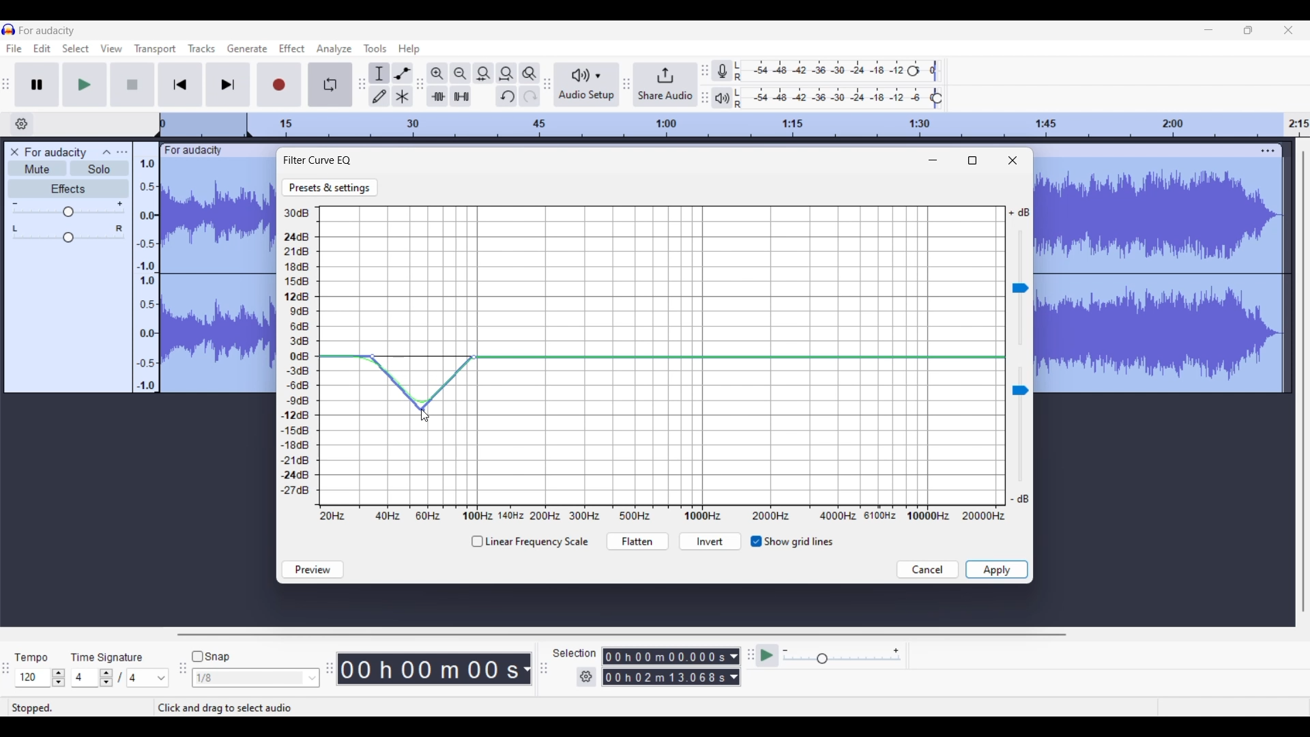 This screenshot has height=737, width=1310. Describe the element at coordinates (430, 669) in the screenshot. I see `Duration of recorded audio` at that location.